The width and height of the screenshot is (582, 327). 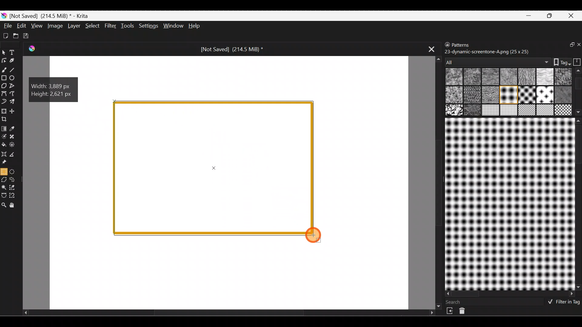 What do you see at coordinates (509, 204) in the screenshot?
I see `Preview` at bounding box center [509, 204].